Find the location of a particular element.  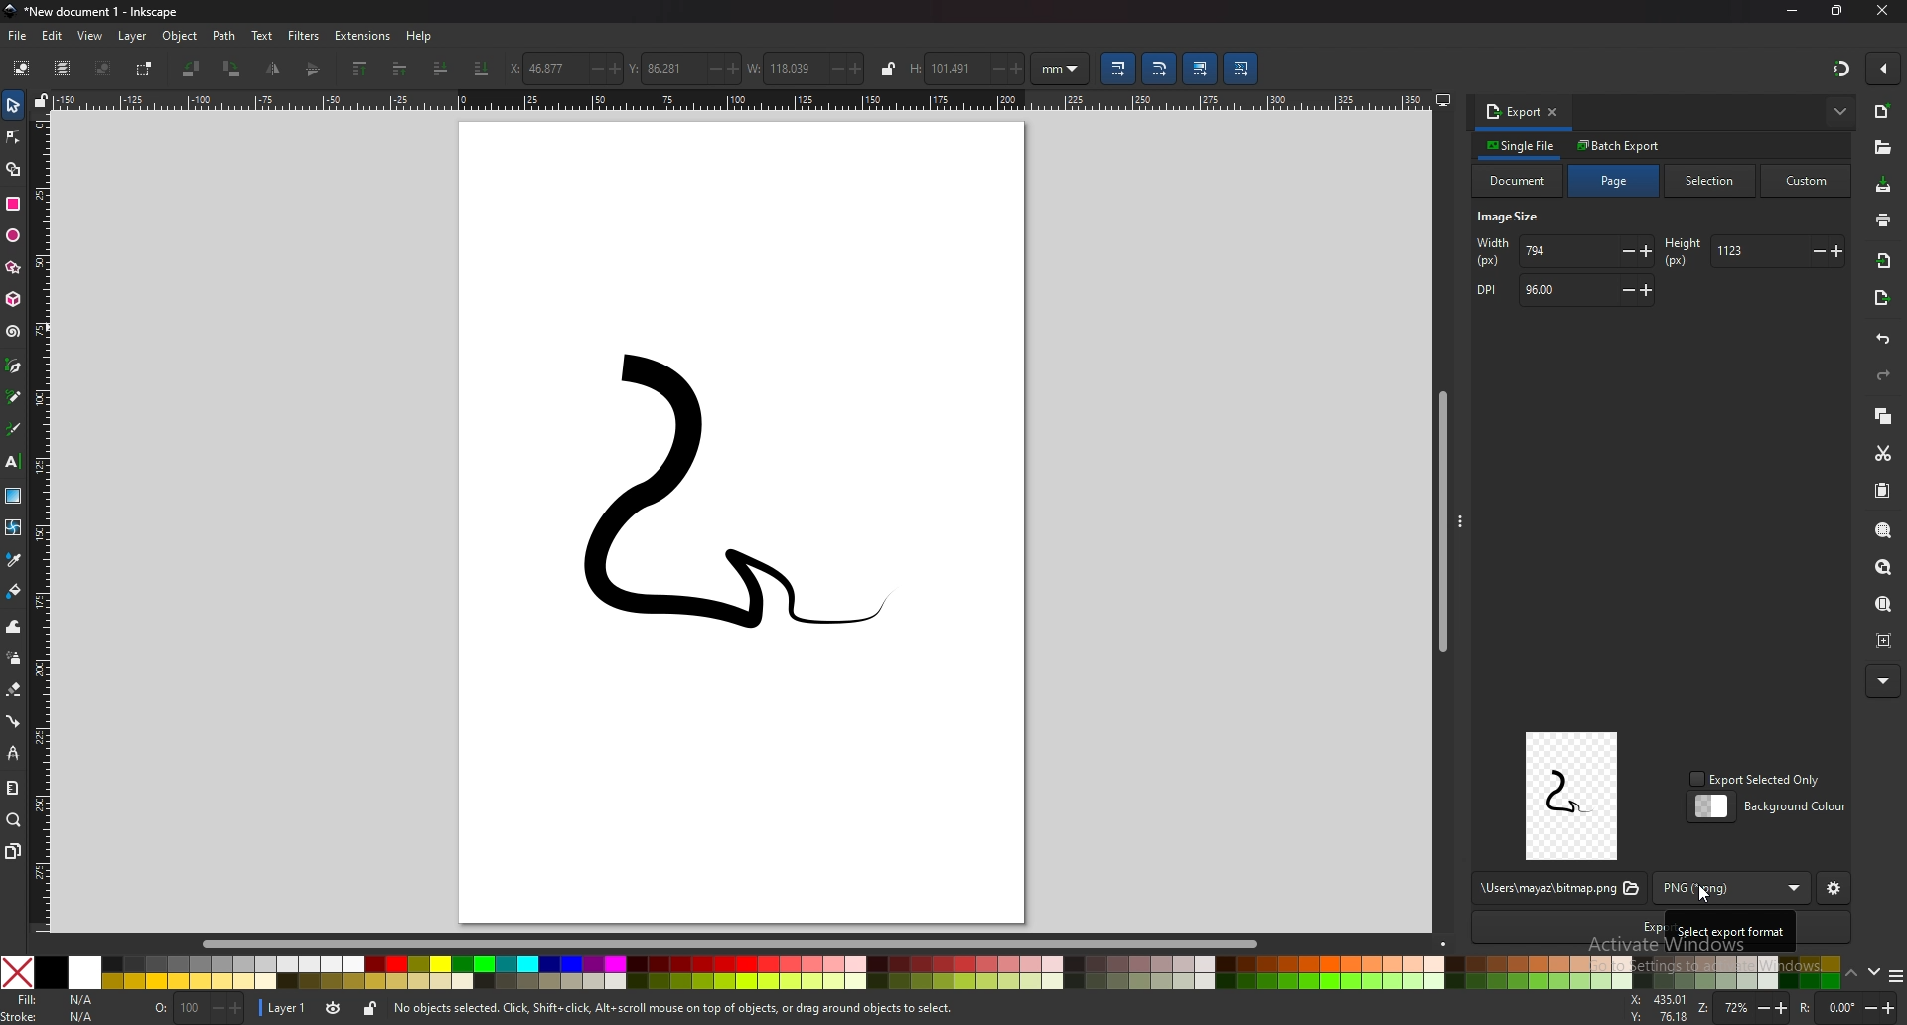

settings is located at coordinates (1834, 890).